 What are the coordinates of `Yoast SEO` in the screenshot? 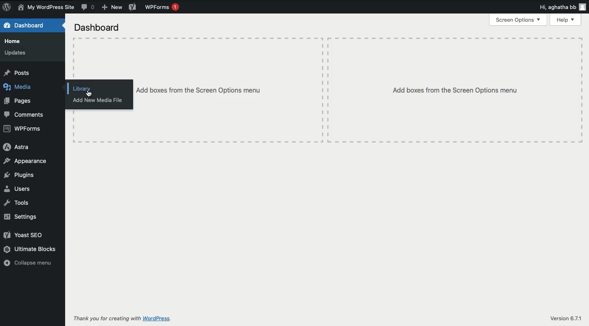 It's located at (25, 234).